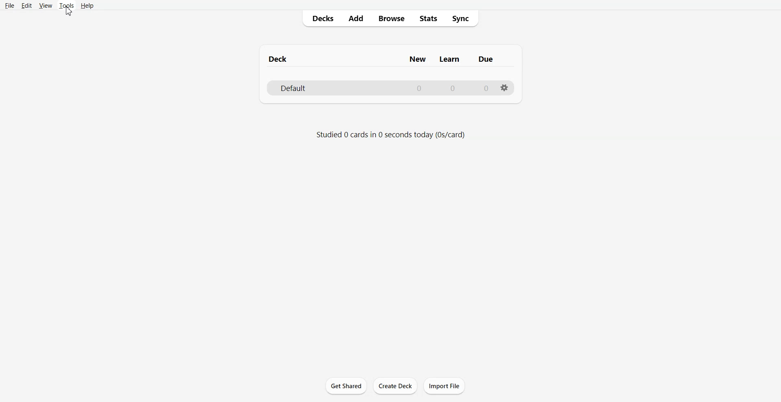 This screenshot has height=402, width=781. I want to click on File, so click(10, 5).